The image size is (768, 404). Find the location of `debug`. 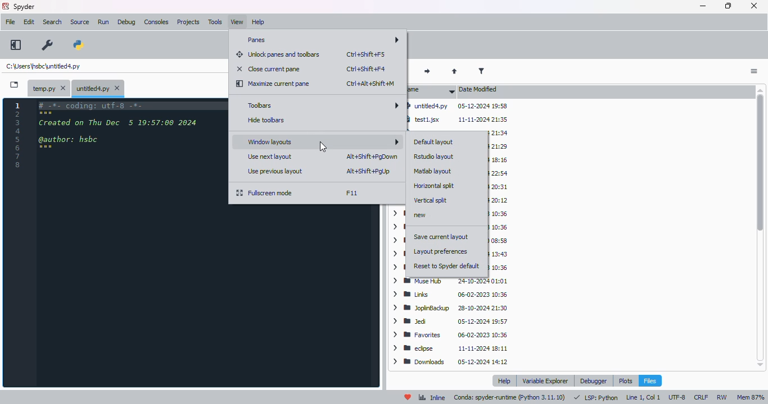

debug is located at coordinates (127, 22).